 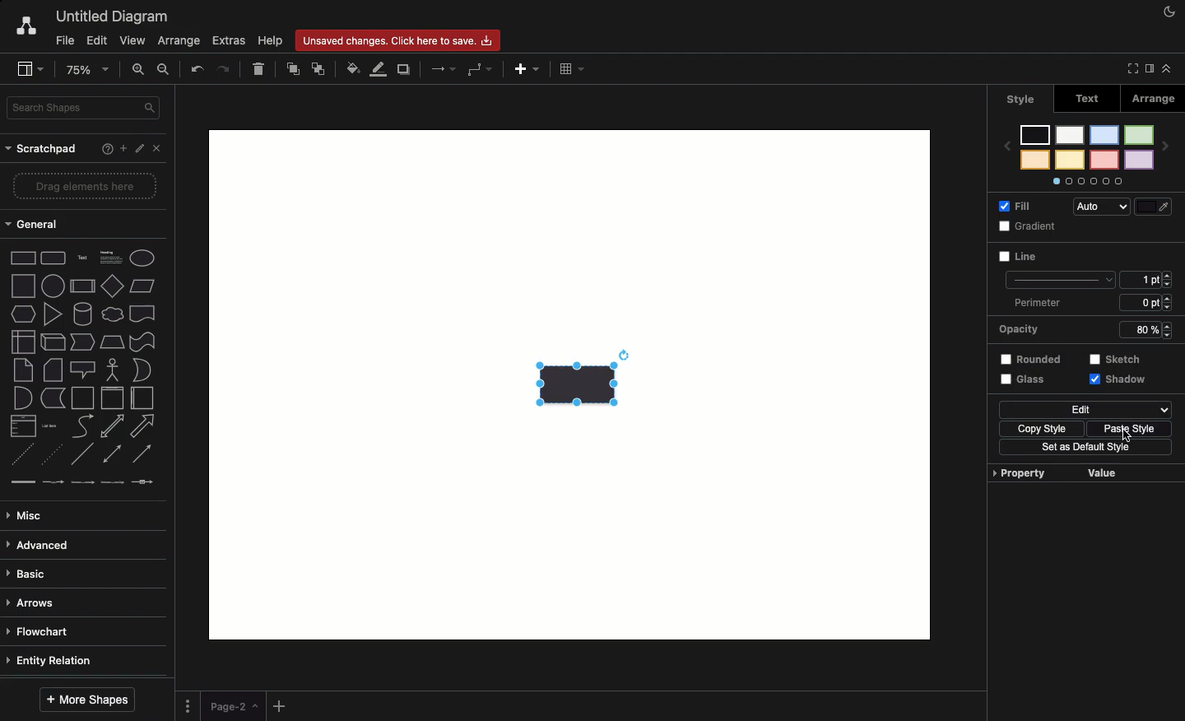 I want to click on Close, so click(x=156, y=151).